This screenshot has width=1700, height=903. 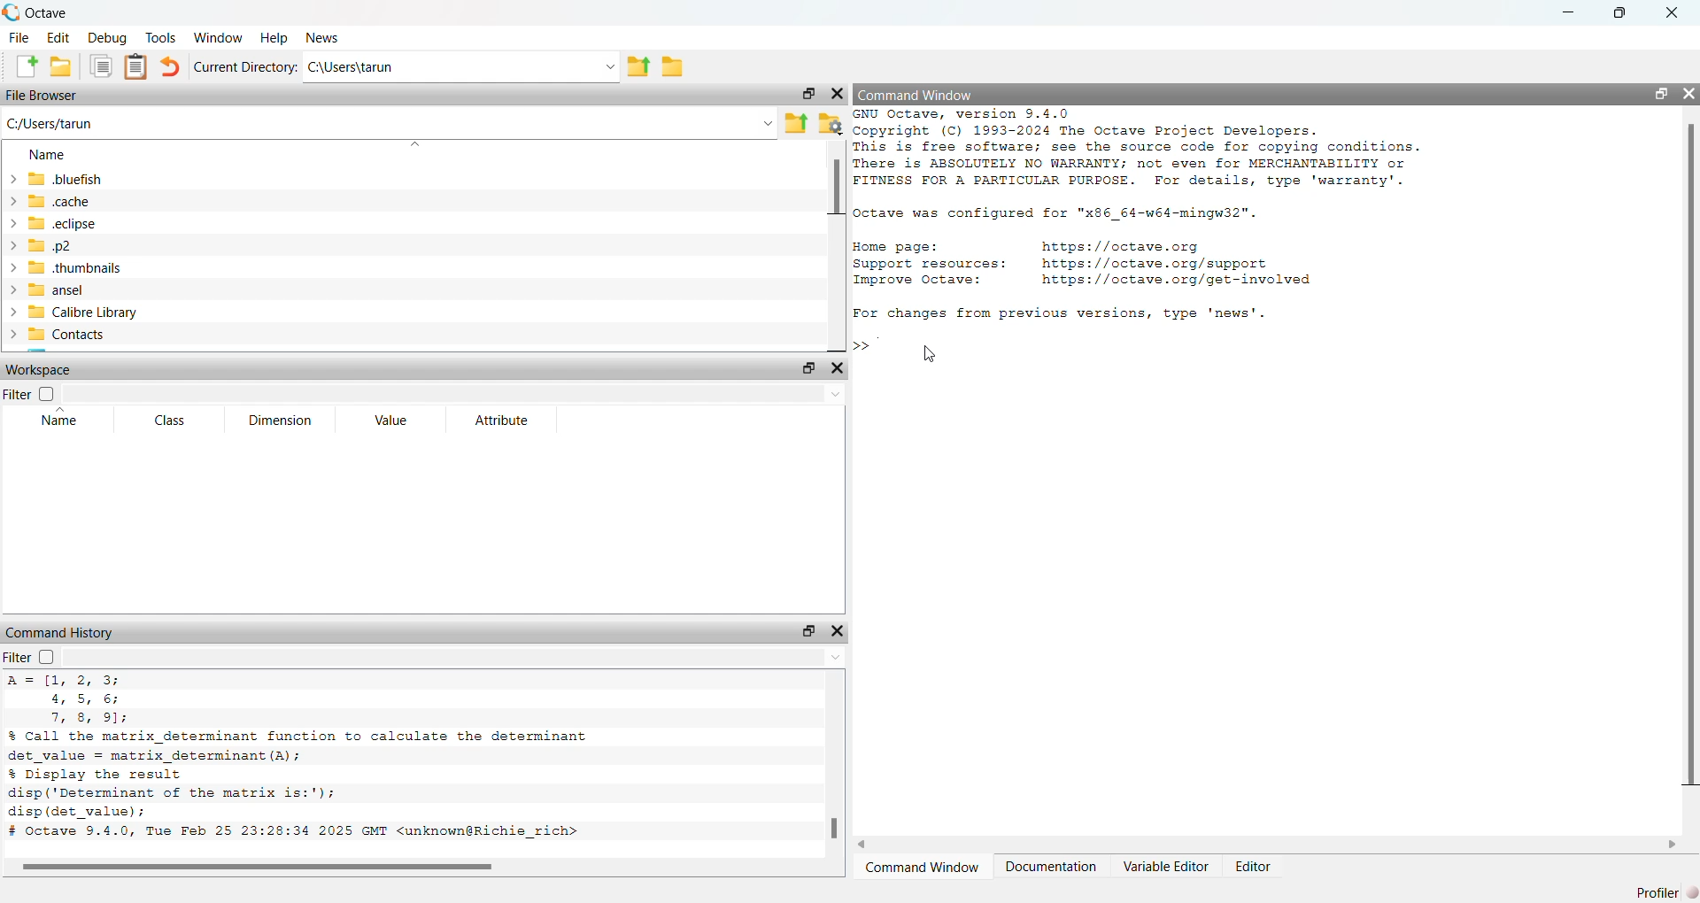 What do you see at coordinates (73, 313) in the screenshot?
I see `calibre library` at bounding box center [73, 313].